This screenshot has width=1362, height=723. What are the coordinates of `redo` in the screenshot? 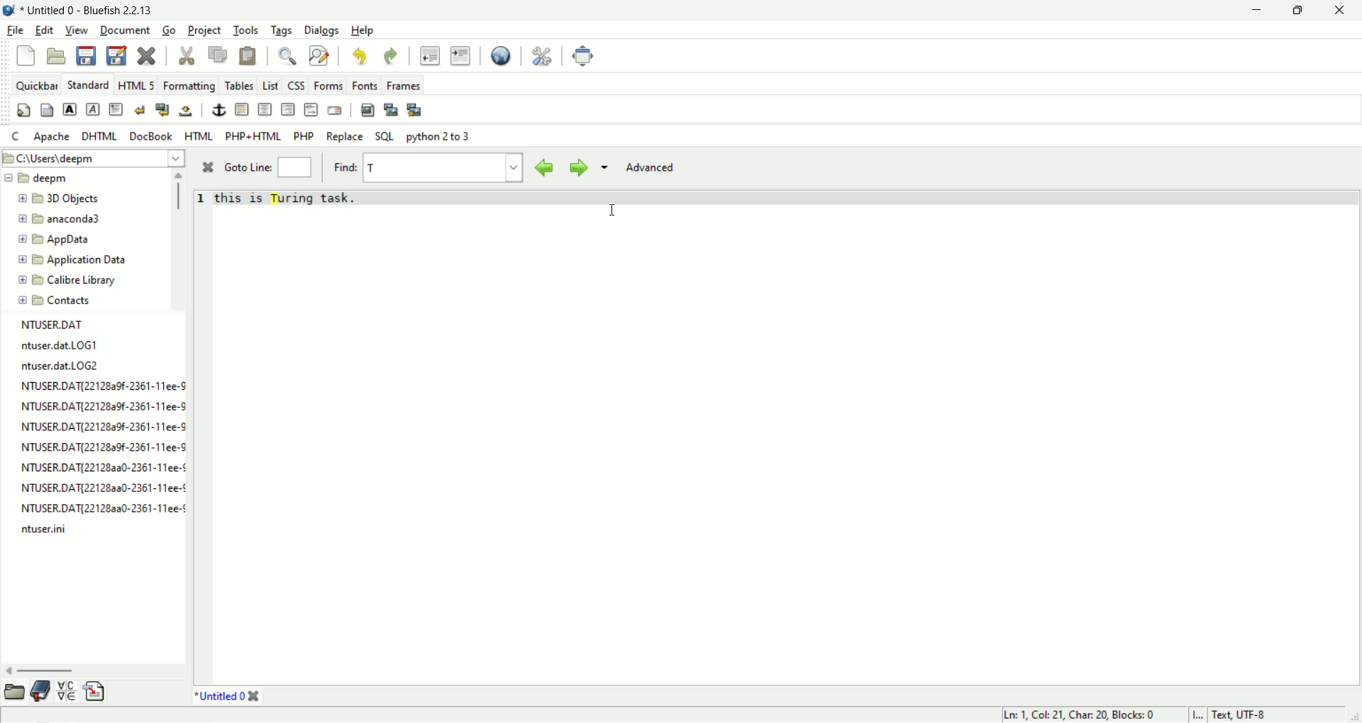 It's located at (388, 55).